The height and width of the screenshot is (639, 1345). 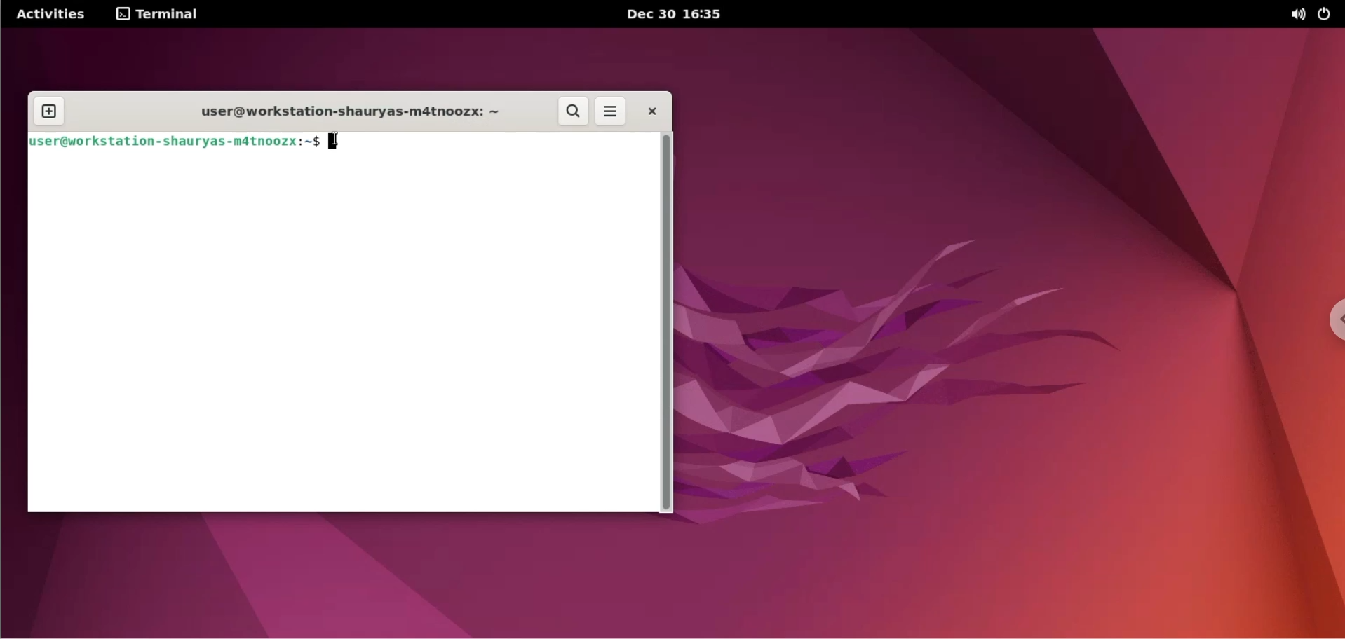 I want to click on sound options, so click(x=1299, y=15).